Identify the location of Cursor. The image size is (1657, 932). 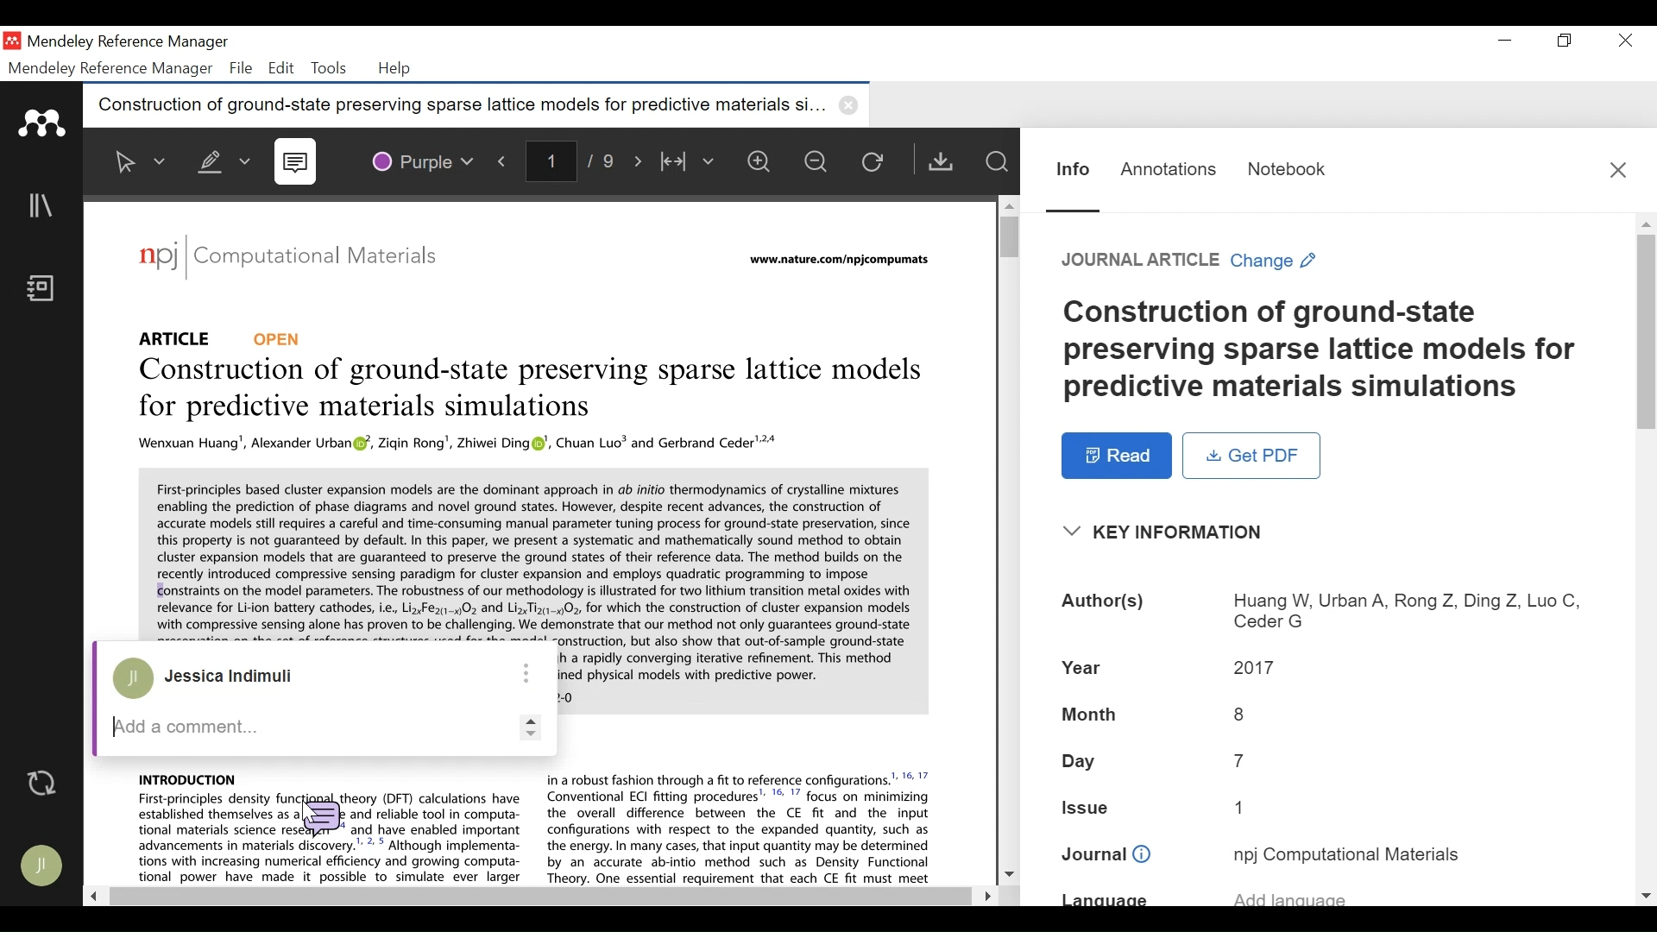
(303, 802).